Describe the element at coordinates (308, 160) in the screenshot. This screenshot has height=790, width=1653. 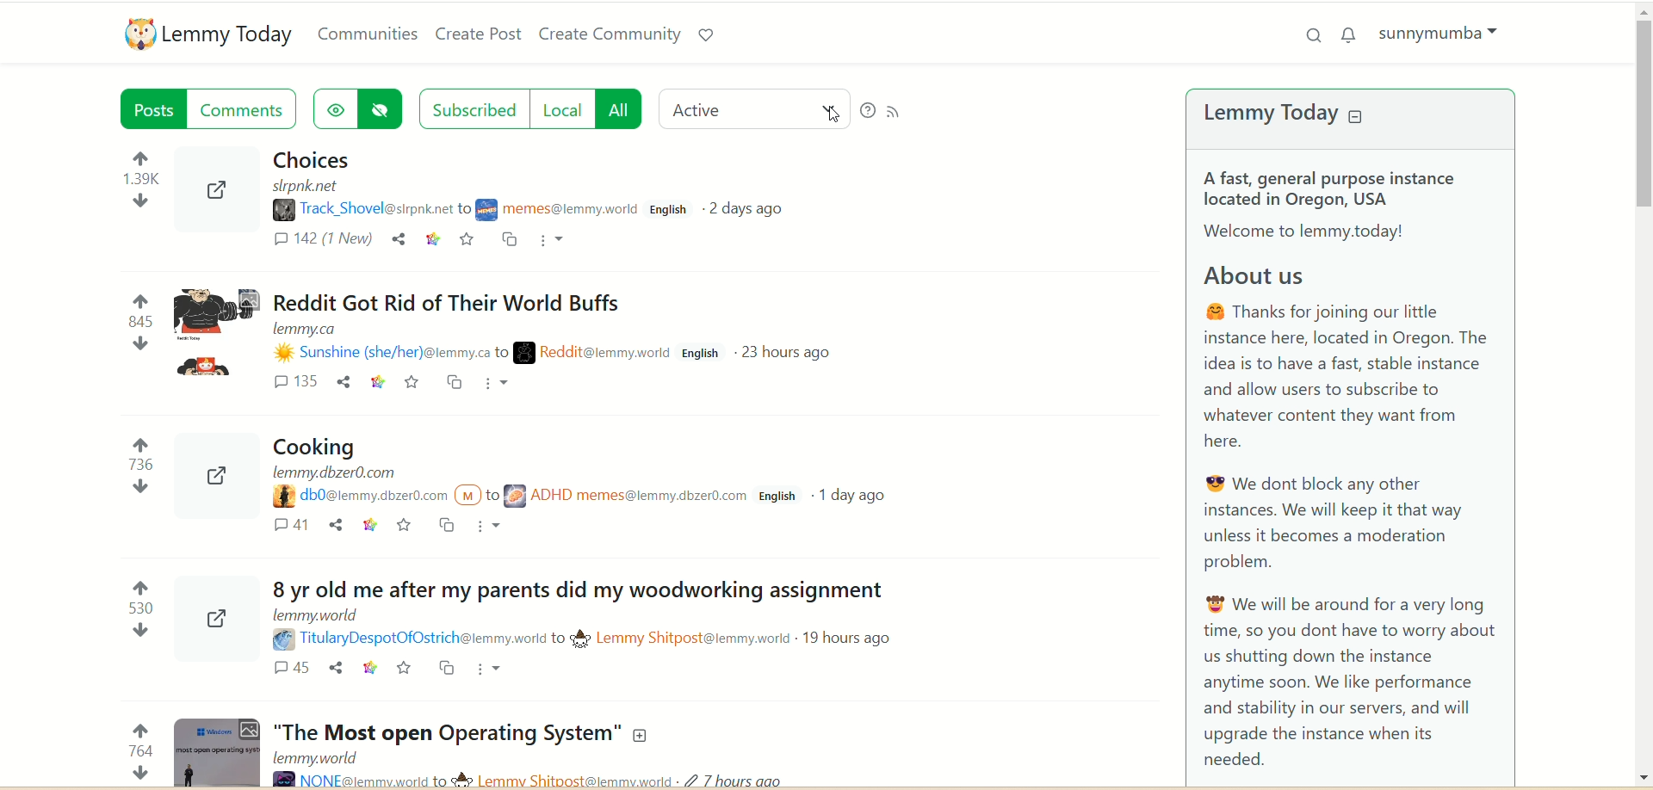
I see `choices` at that location.